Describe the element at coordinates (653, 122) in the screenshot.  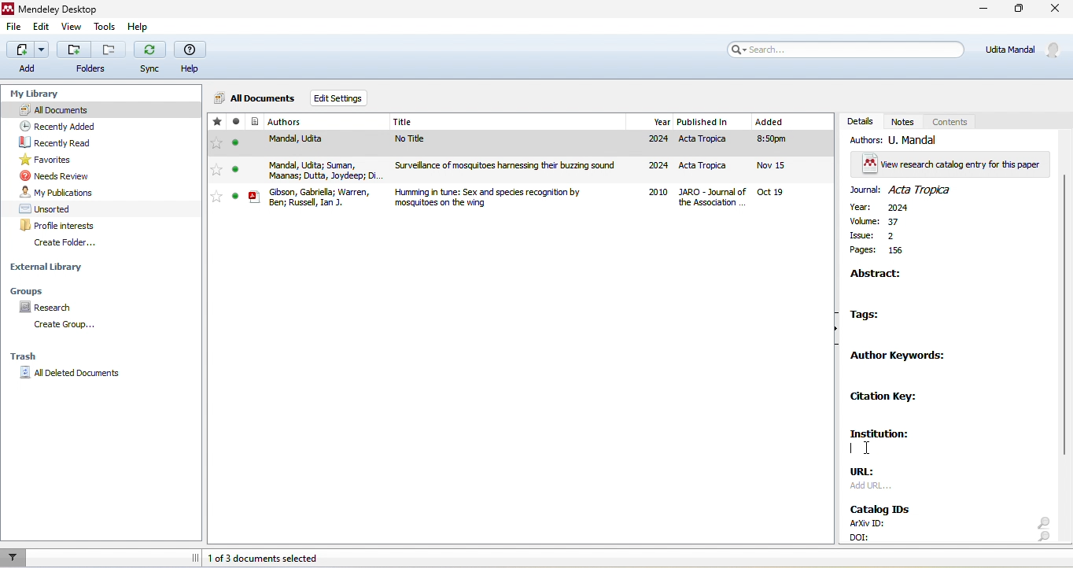
I see `year` at that location.